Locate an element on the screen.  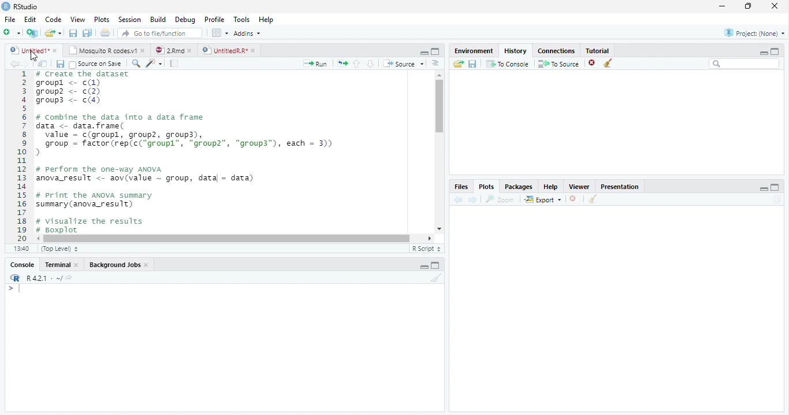
Print  the current file is located at coordinates (106, 33).